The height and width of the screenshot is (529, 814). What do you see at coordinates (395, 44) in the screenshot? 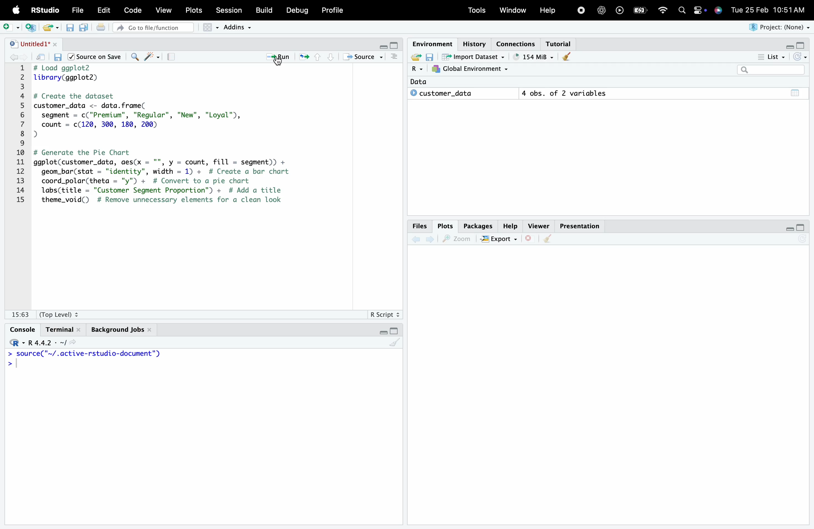
I see `maximise` at bounding box center [395, 44].